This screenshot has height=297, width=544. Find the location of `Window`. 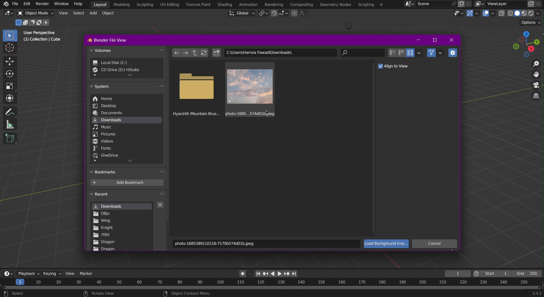

Window is located at coordinates (60, 4).